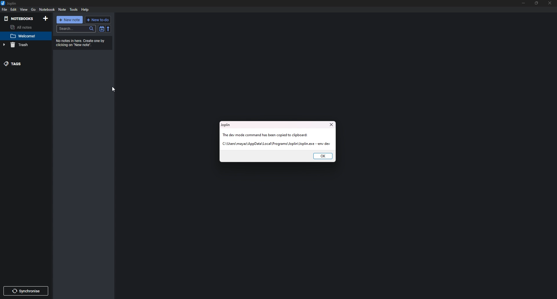  What do you see at coordinates (62, 10) in the screenshot?
I see `note` at bounding box center [62, 10].